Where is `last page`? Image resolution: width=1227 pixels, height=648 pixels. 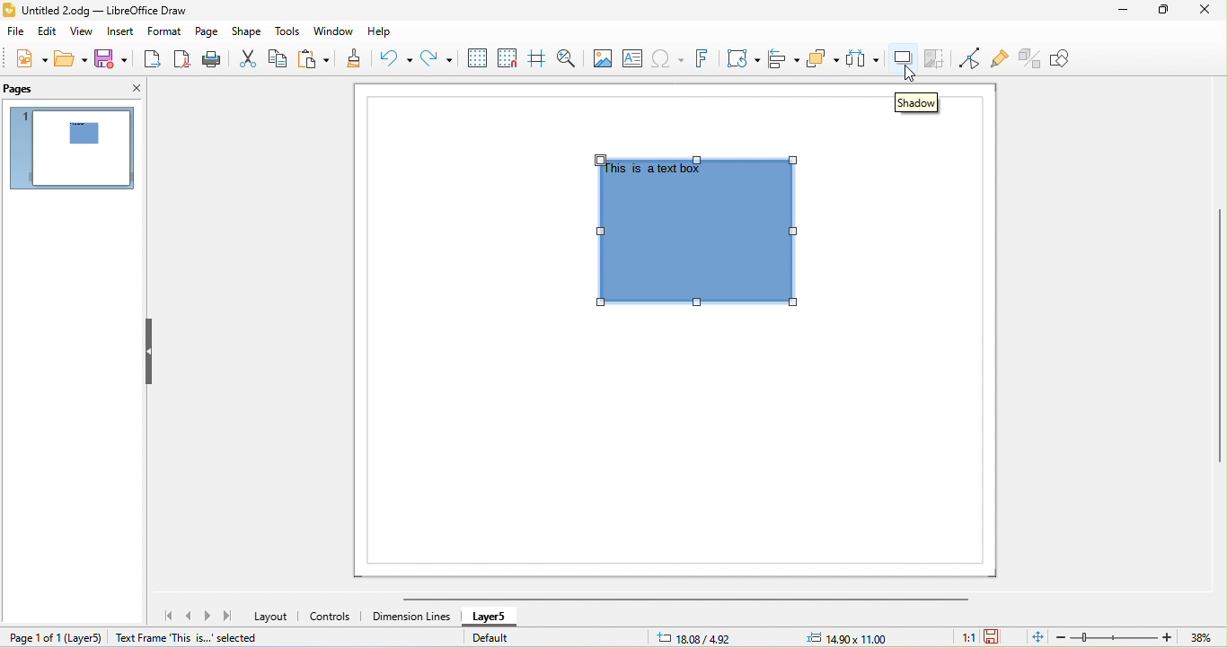
last page is located at coordinates (231, 618).